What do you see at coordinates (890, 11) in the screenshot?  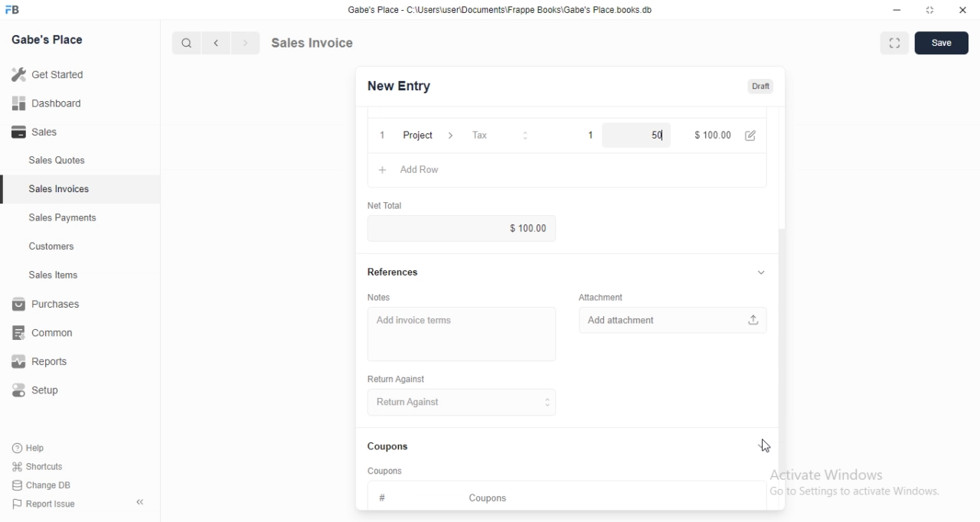 I see `minimize` at bounding box center [890, 11].